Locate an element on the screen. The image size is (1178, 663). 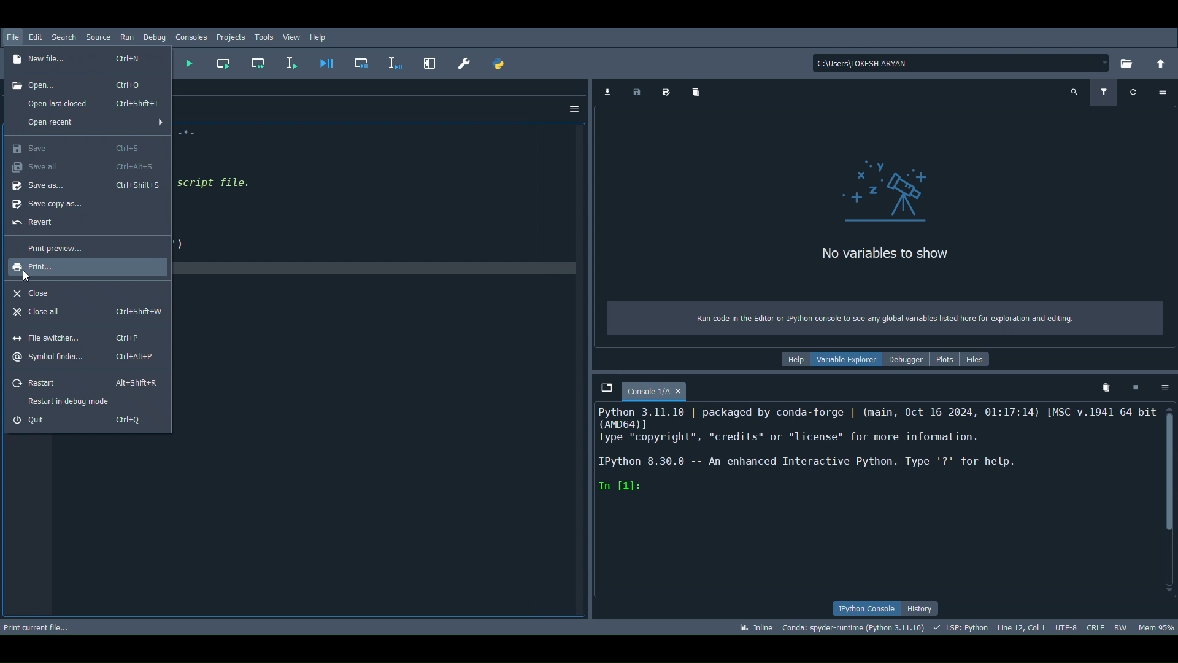
Run selection or current line (F9) is located at coordinates (293, 61).